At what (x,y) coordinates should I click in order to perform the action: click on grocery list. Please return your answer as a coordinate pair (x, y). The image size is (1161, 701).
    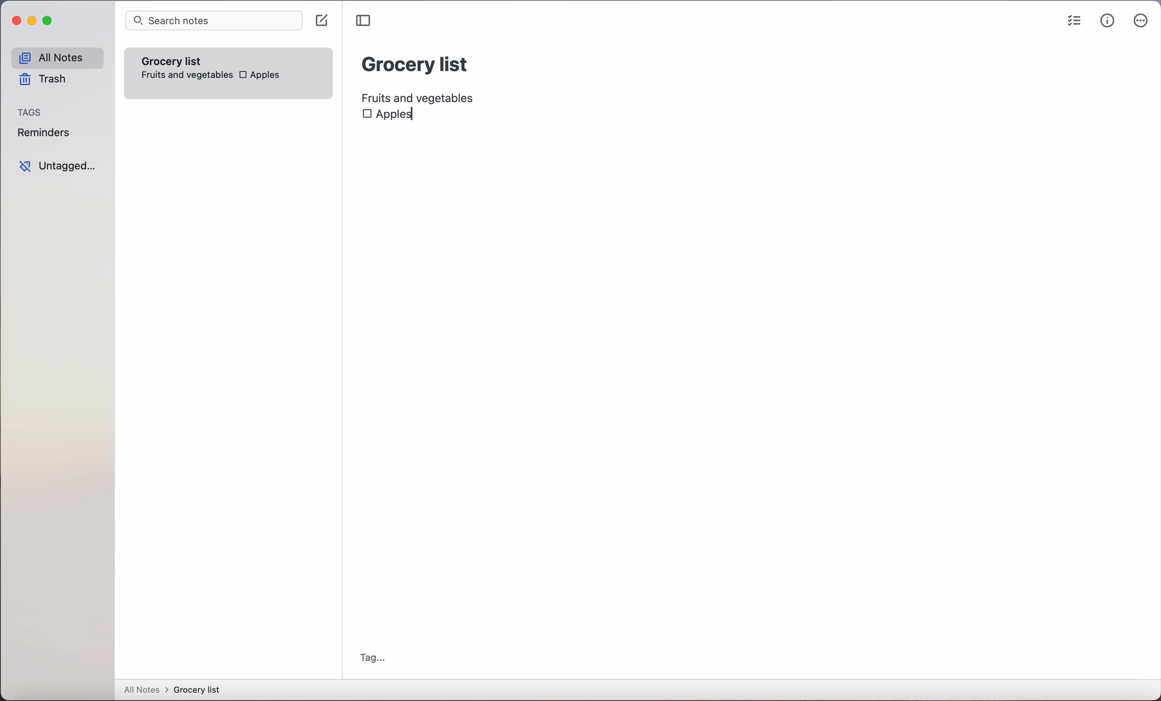
    Looking at the image, I should click on (416, 63).